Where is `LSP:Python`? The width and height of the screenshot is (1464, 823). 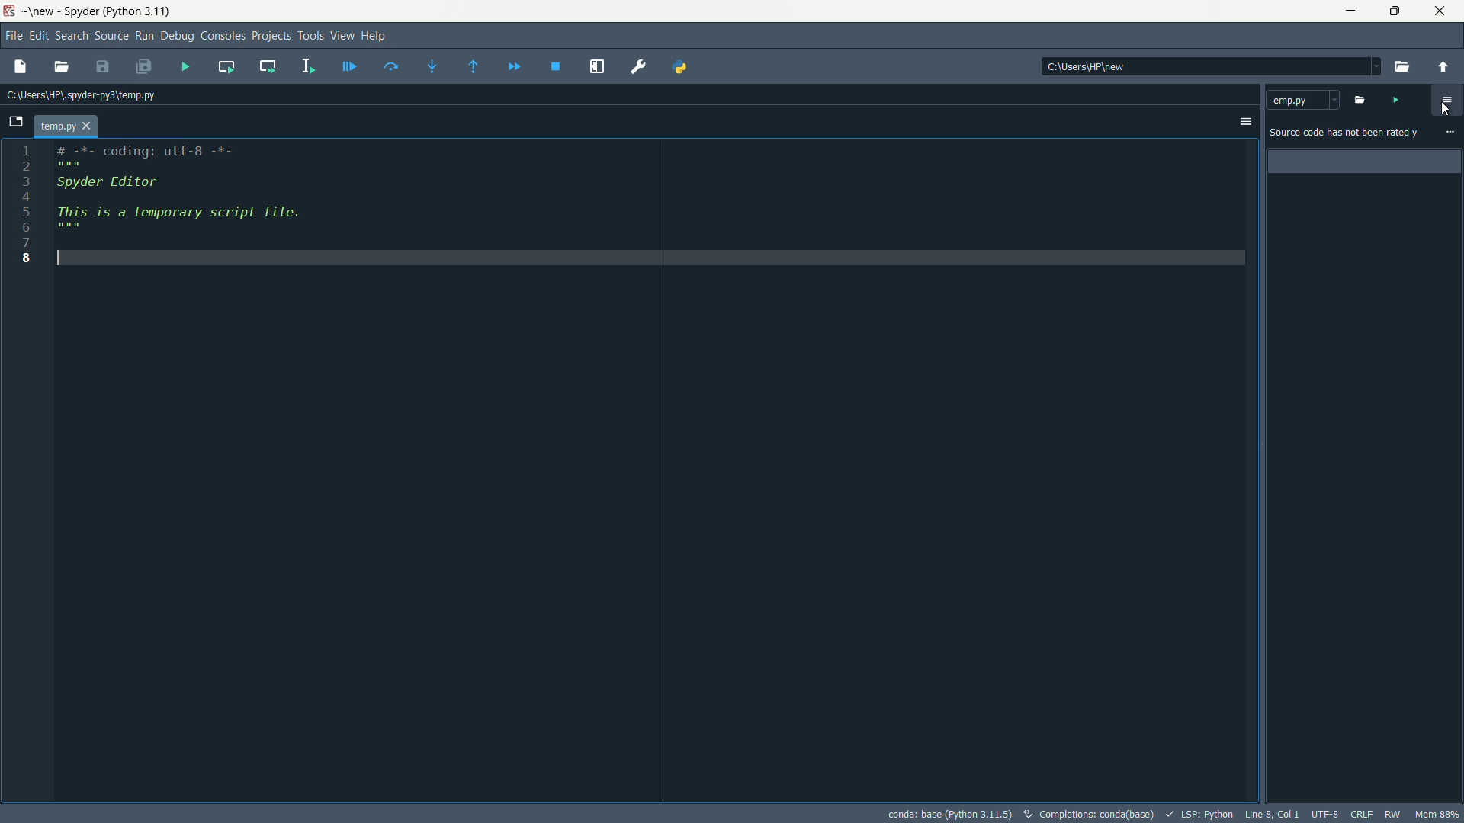
LSP:Python is located at coordinates (1201, 814).